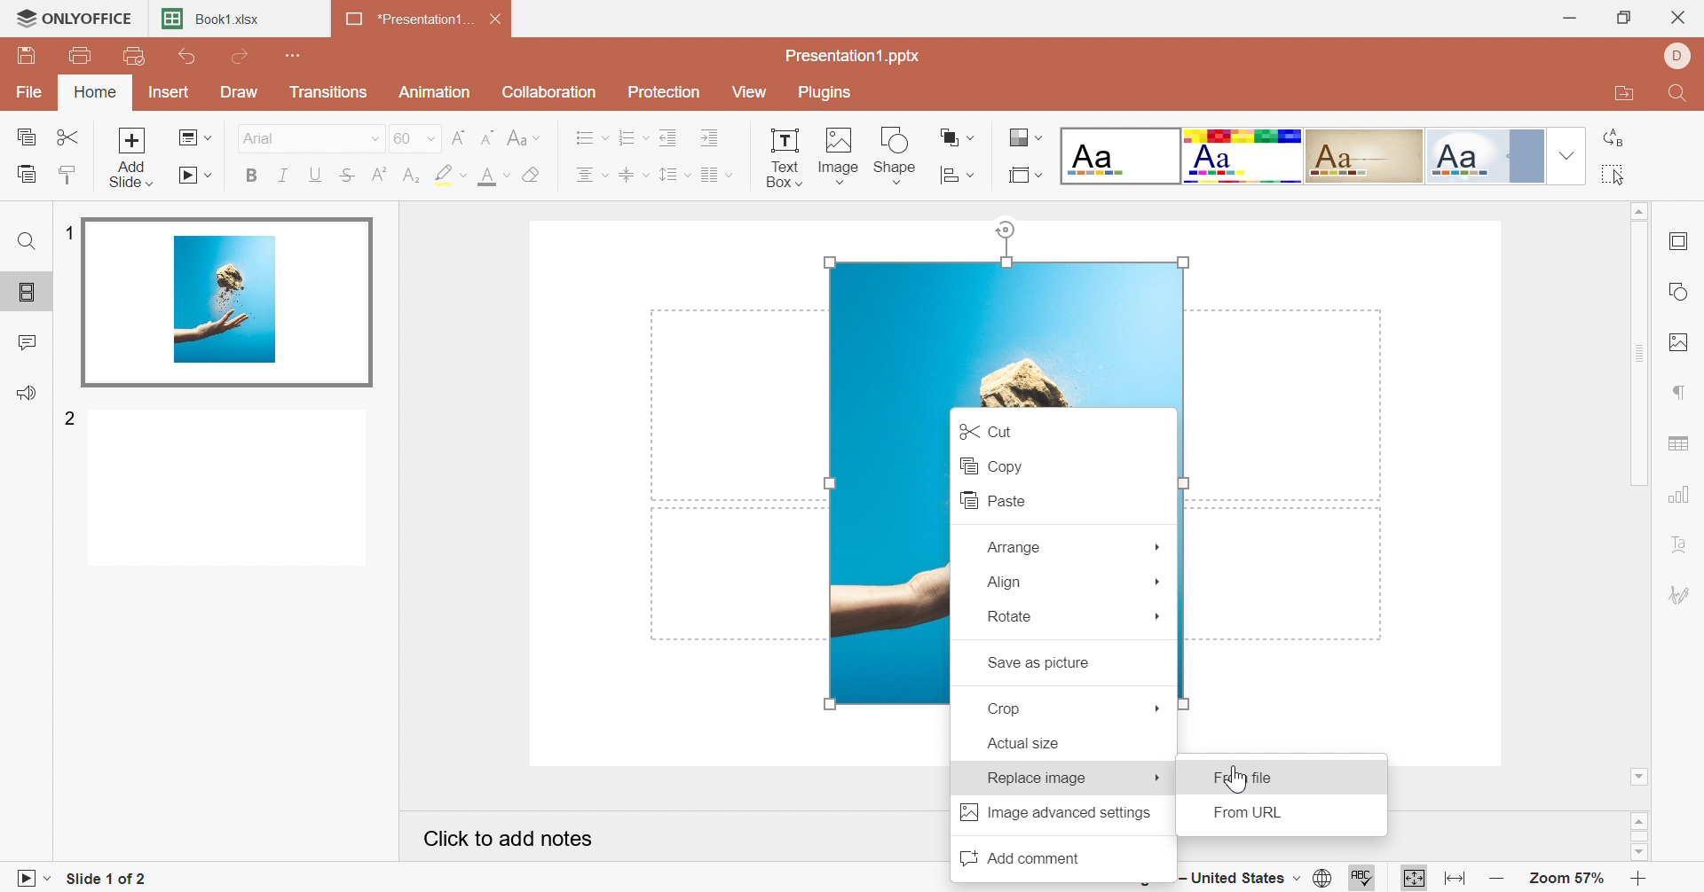  What do you see at coordinates (26, 244) in the screenshot?
I see `Find` at bounding box center [26, 244].